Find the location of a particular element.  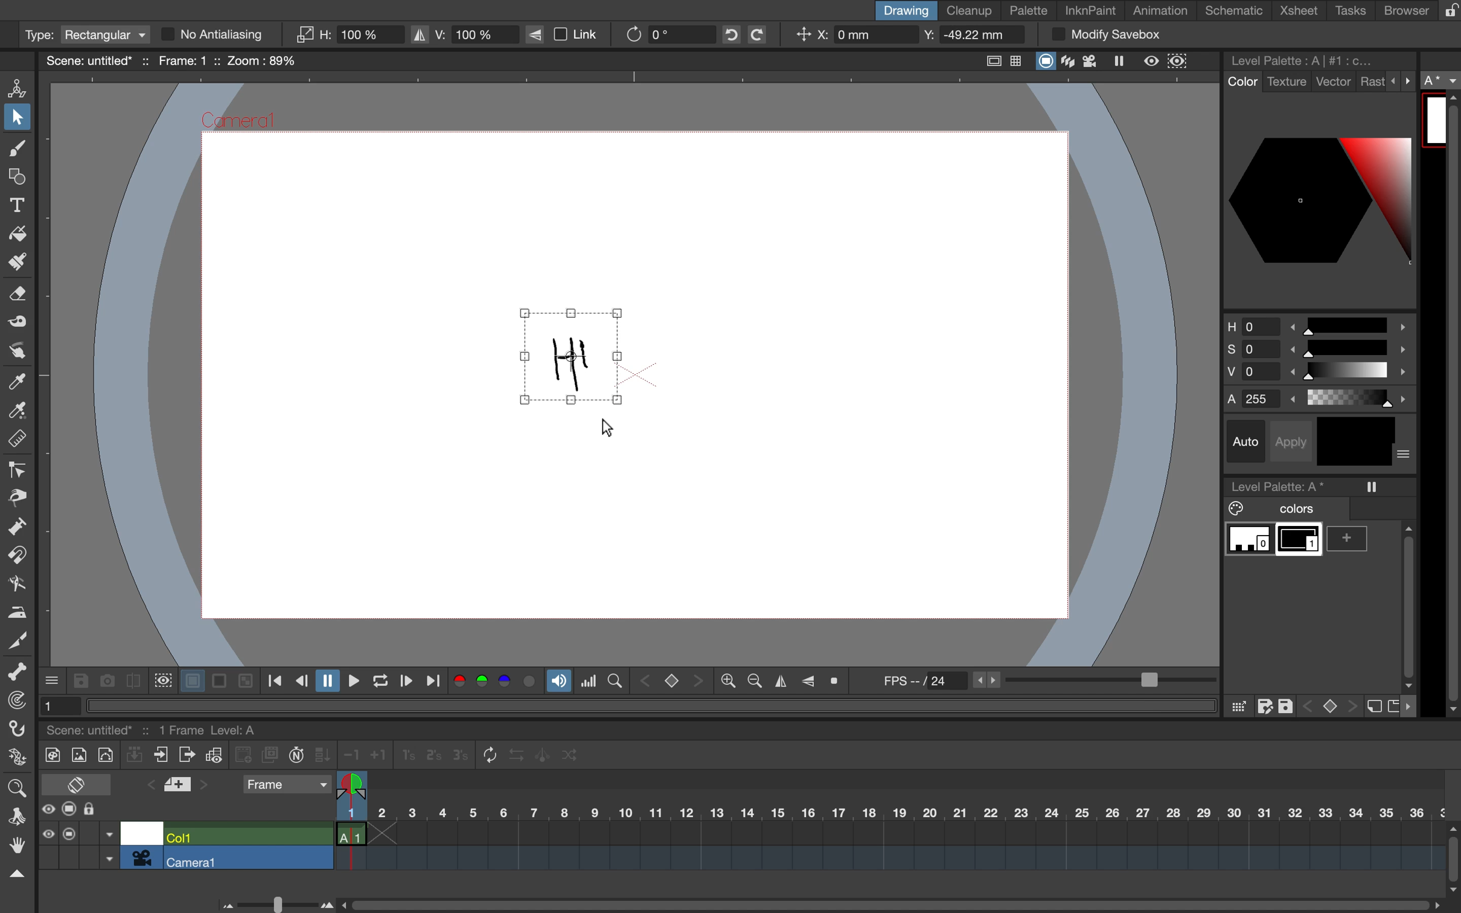

define sub camera is located at coordinates (161, 679).